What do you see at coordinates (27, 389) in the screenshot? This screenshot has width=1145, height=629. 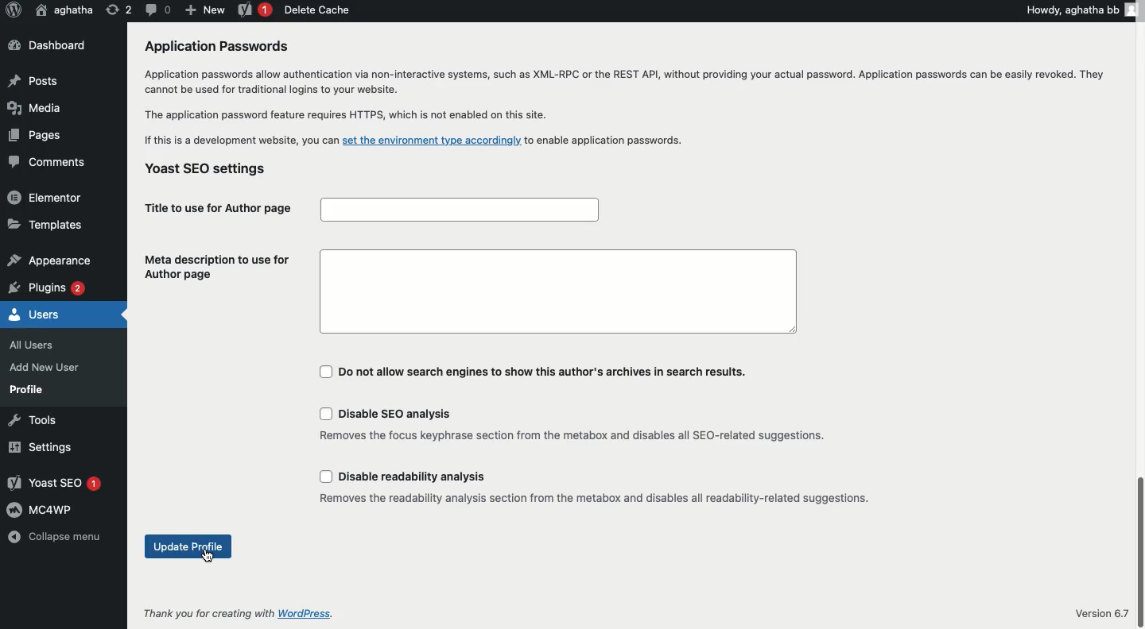 I see `Profile` at bounding box center [27, 389].